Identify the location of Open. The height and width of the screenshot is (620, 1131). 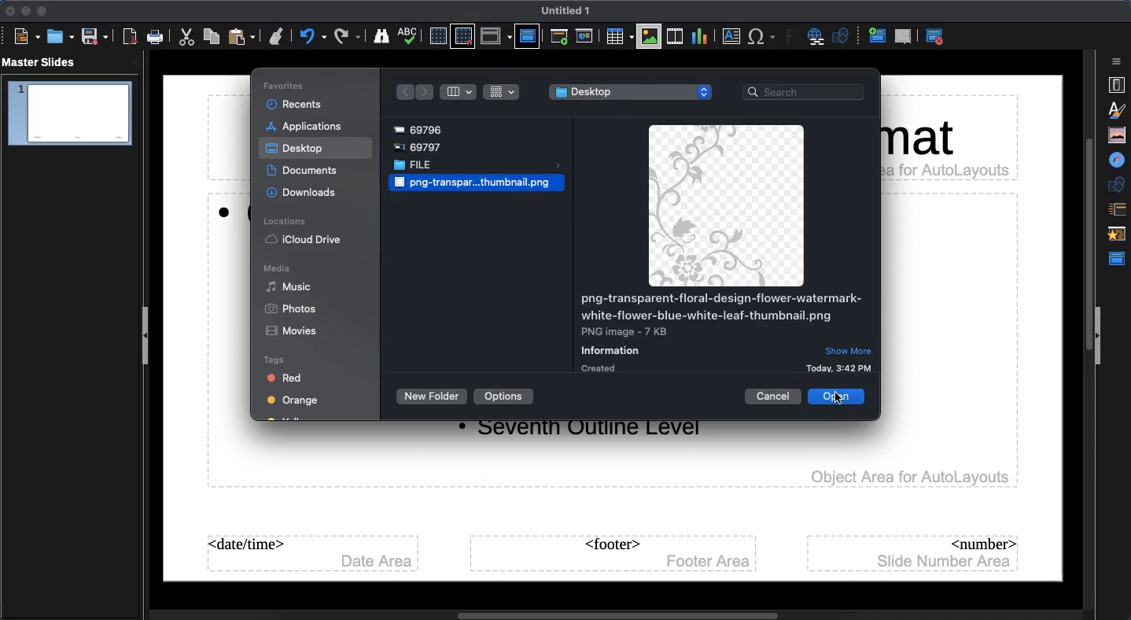
(59, 36).